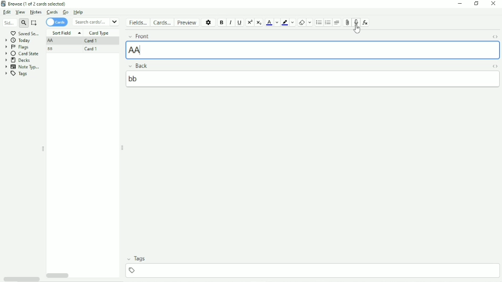  What do you see at coordinates (494, 37) in the screenshot?
I see `Toggle HTML Editor` at bounding box center [494, 37].